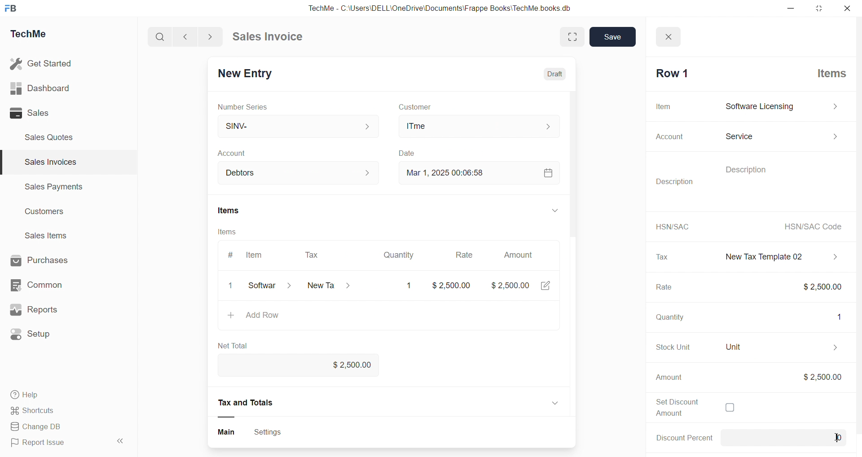  Describe the element at coordinates (268, 287) in the screenshot. I see `Softwar >` at that location.